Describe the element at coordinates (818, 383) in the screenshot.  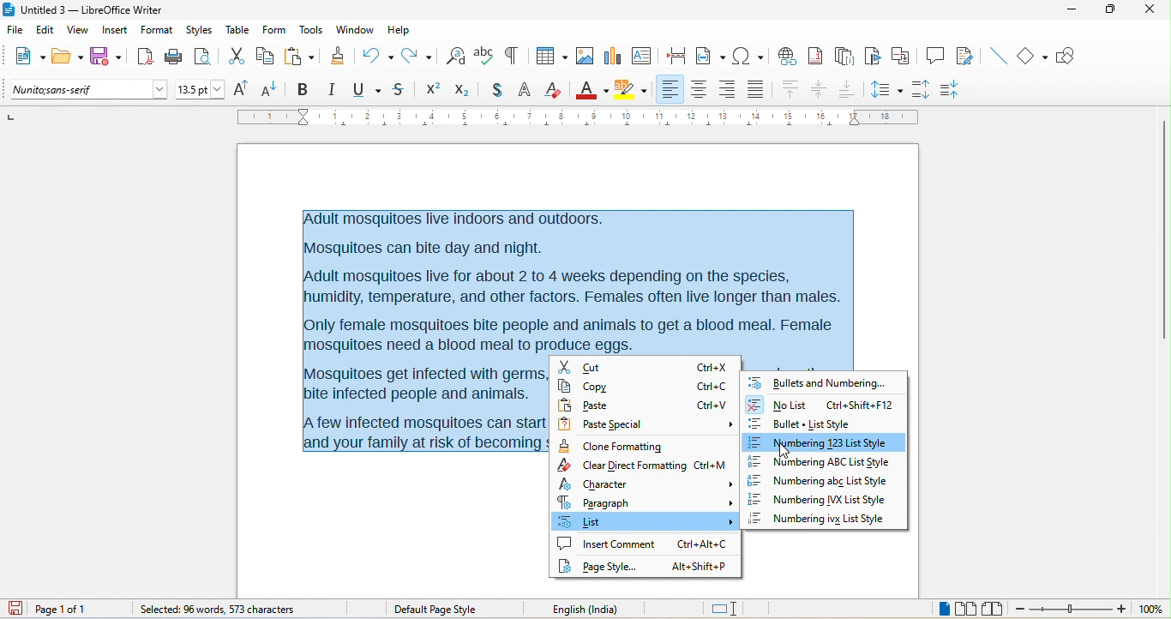
I see `bullets and numbering` at that location.